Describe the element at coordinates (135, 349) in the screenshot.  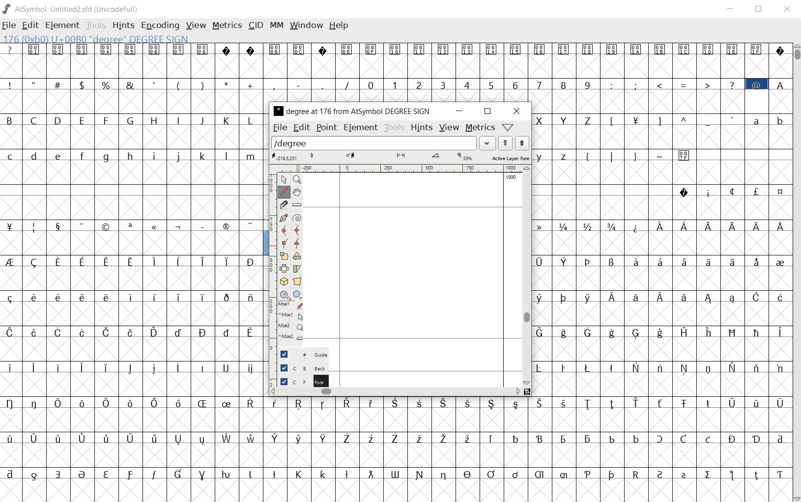
I see `empty glyph slots` at that location.